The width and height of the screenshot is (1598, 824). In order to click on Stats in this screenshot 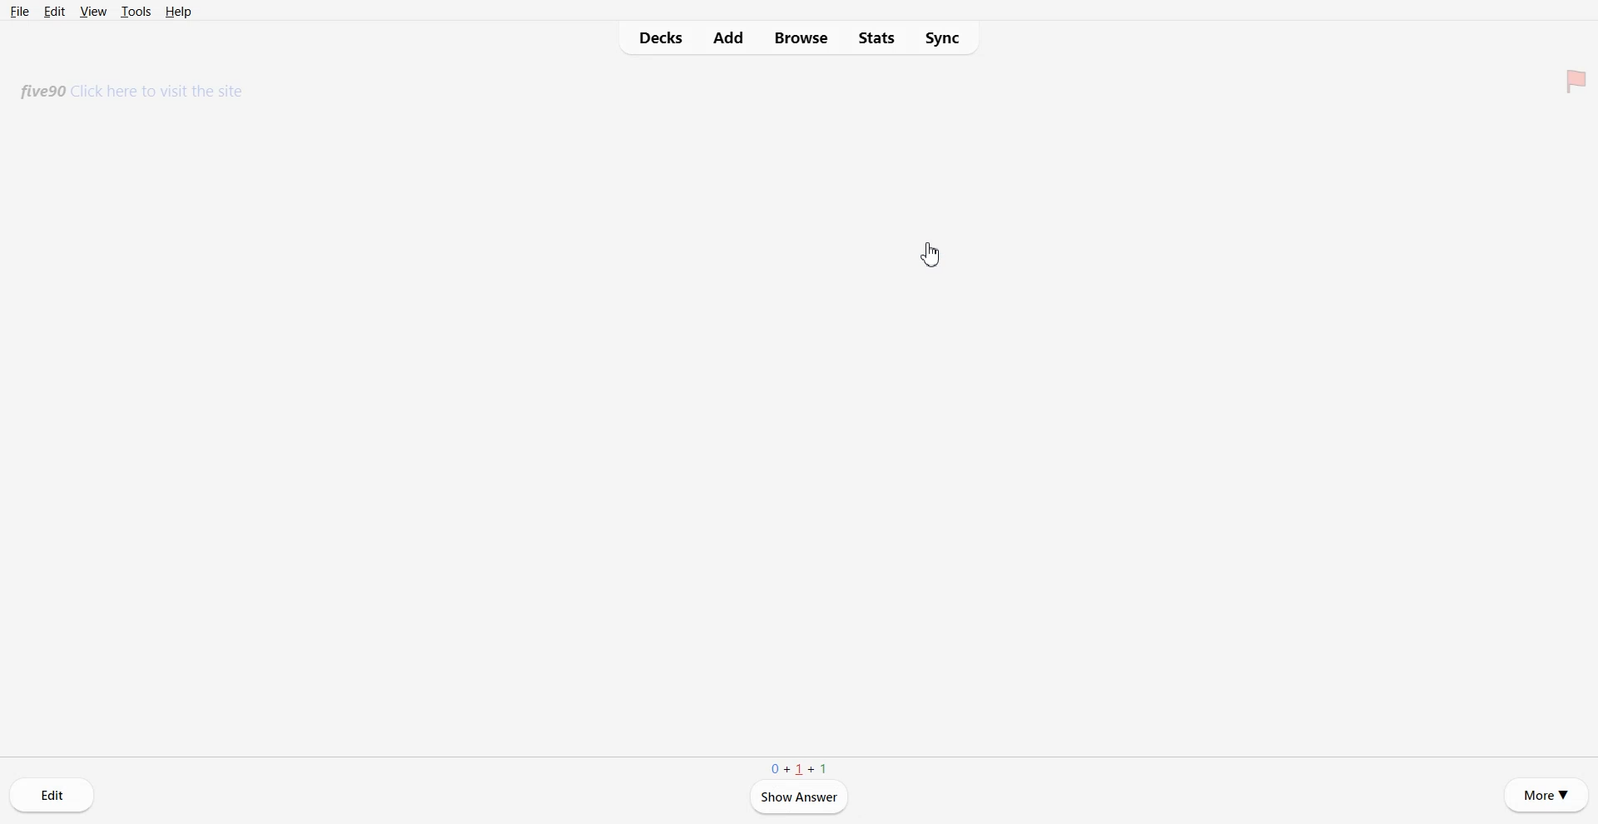, I will do `click(875, 38)`.